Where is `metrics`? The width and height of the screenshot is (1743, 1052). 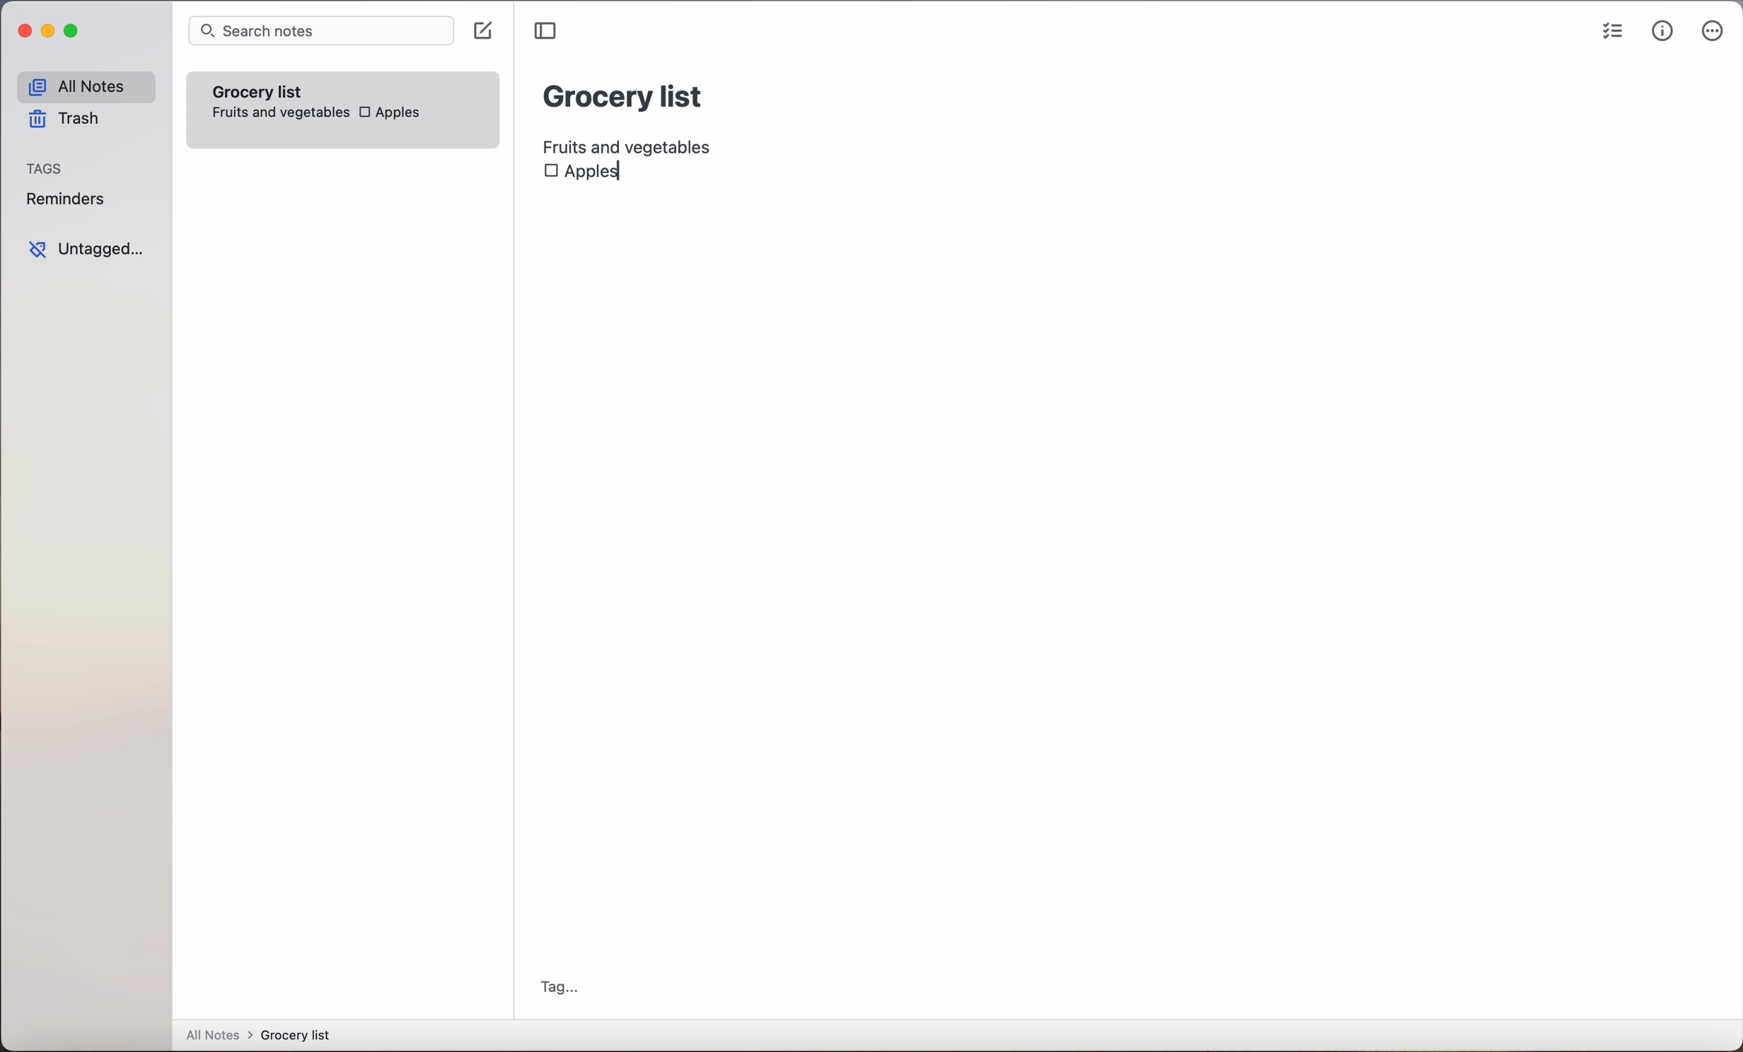
metrics is located at coordinates (1662, 32).